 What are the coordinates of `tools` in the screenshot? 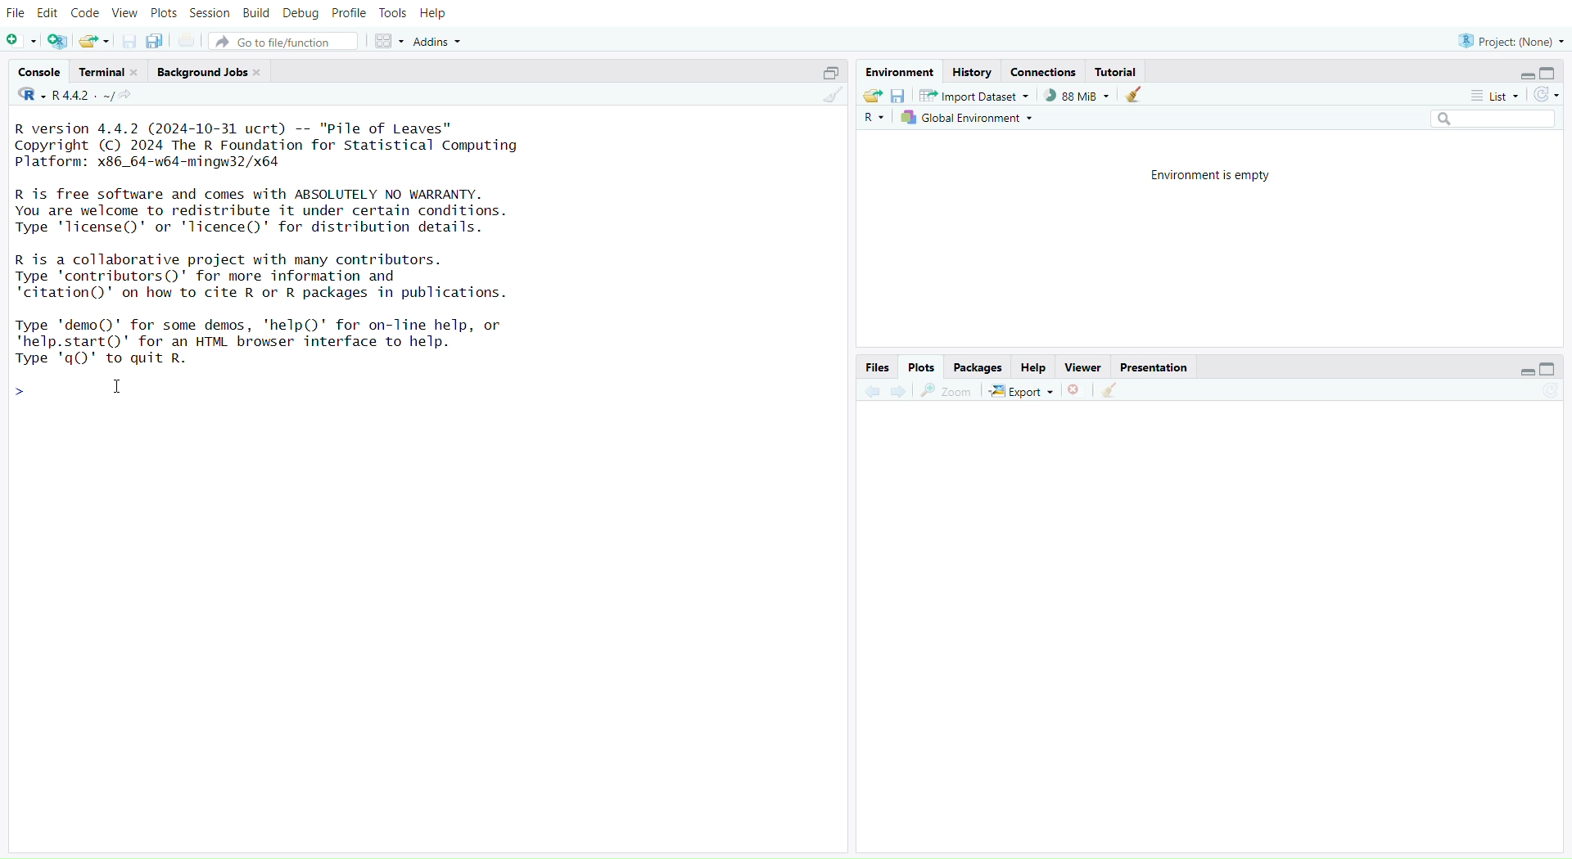 It's located at (394, 13).